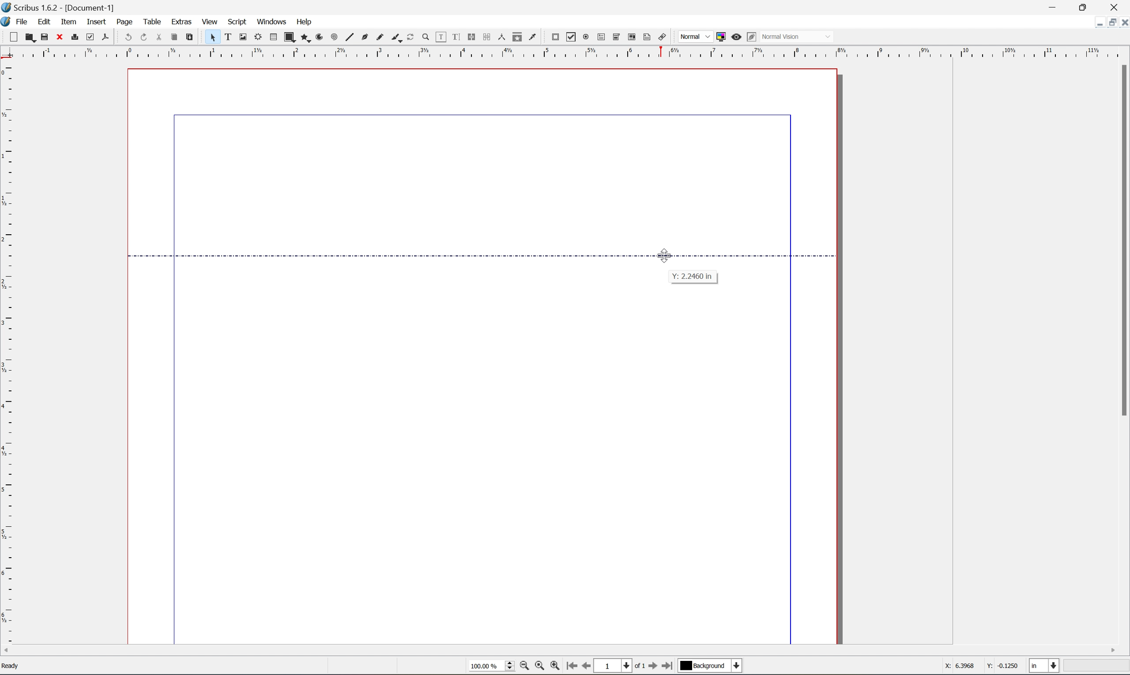  What do you see at coordinates (397, 37) in the screenshot?
I see `calligraphic line` at bounding box center [397, 37].